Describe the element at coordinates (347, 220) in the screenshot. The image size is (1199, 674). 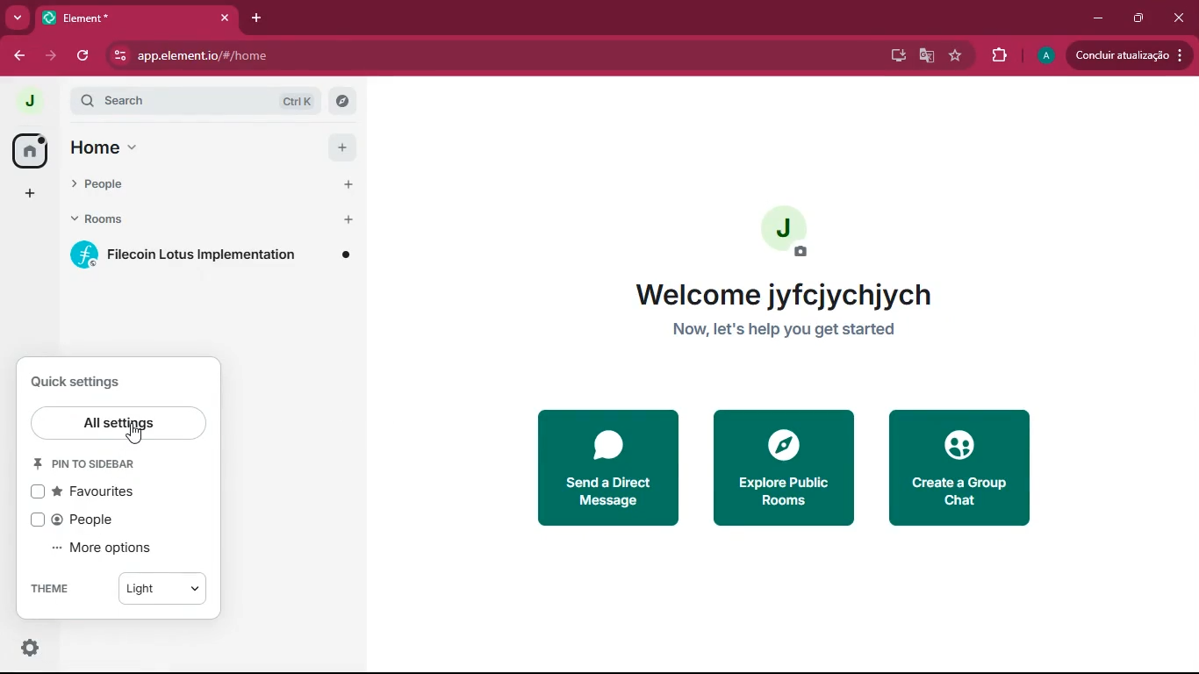
I see `Add` at that location.